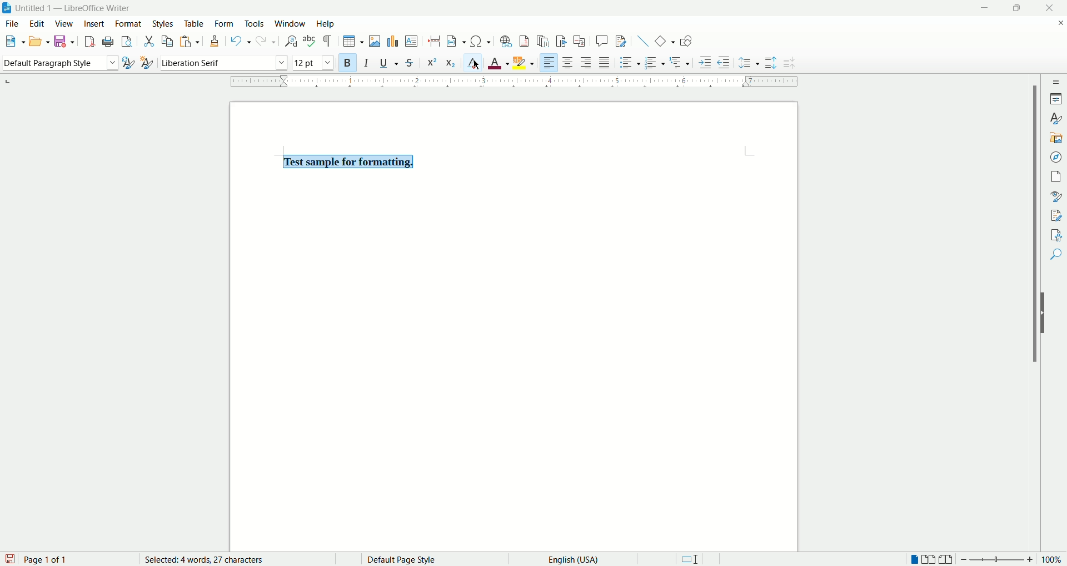 This screenshot has width=1067, height=566. What do you see at coordinates (619, 41) in the screenshot?
I see `track changes` at bounding box center [619, 41].